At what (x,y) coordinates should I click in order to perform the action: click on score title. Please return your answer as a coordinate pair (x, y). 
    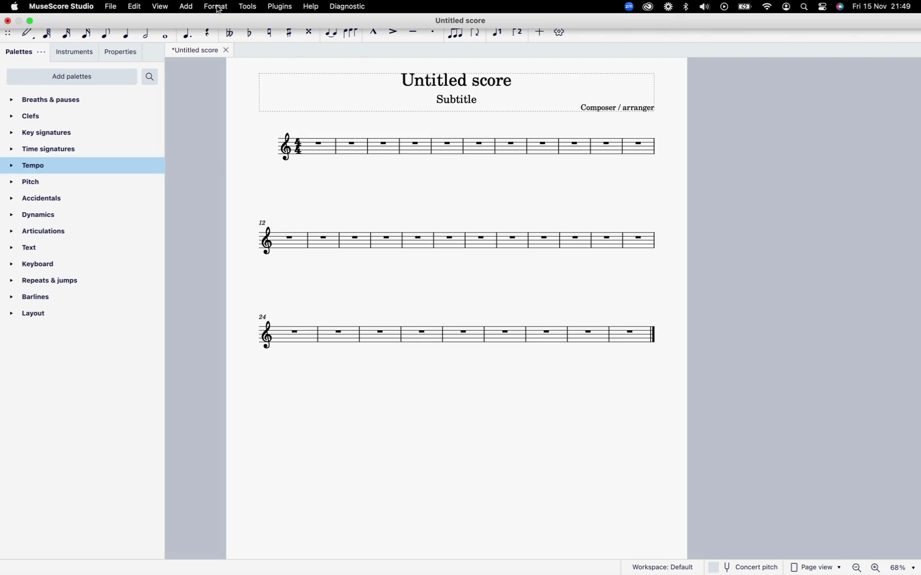
    Looking at the image, I should click on (457, 79).